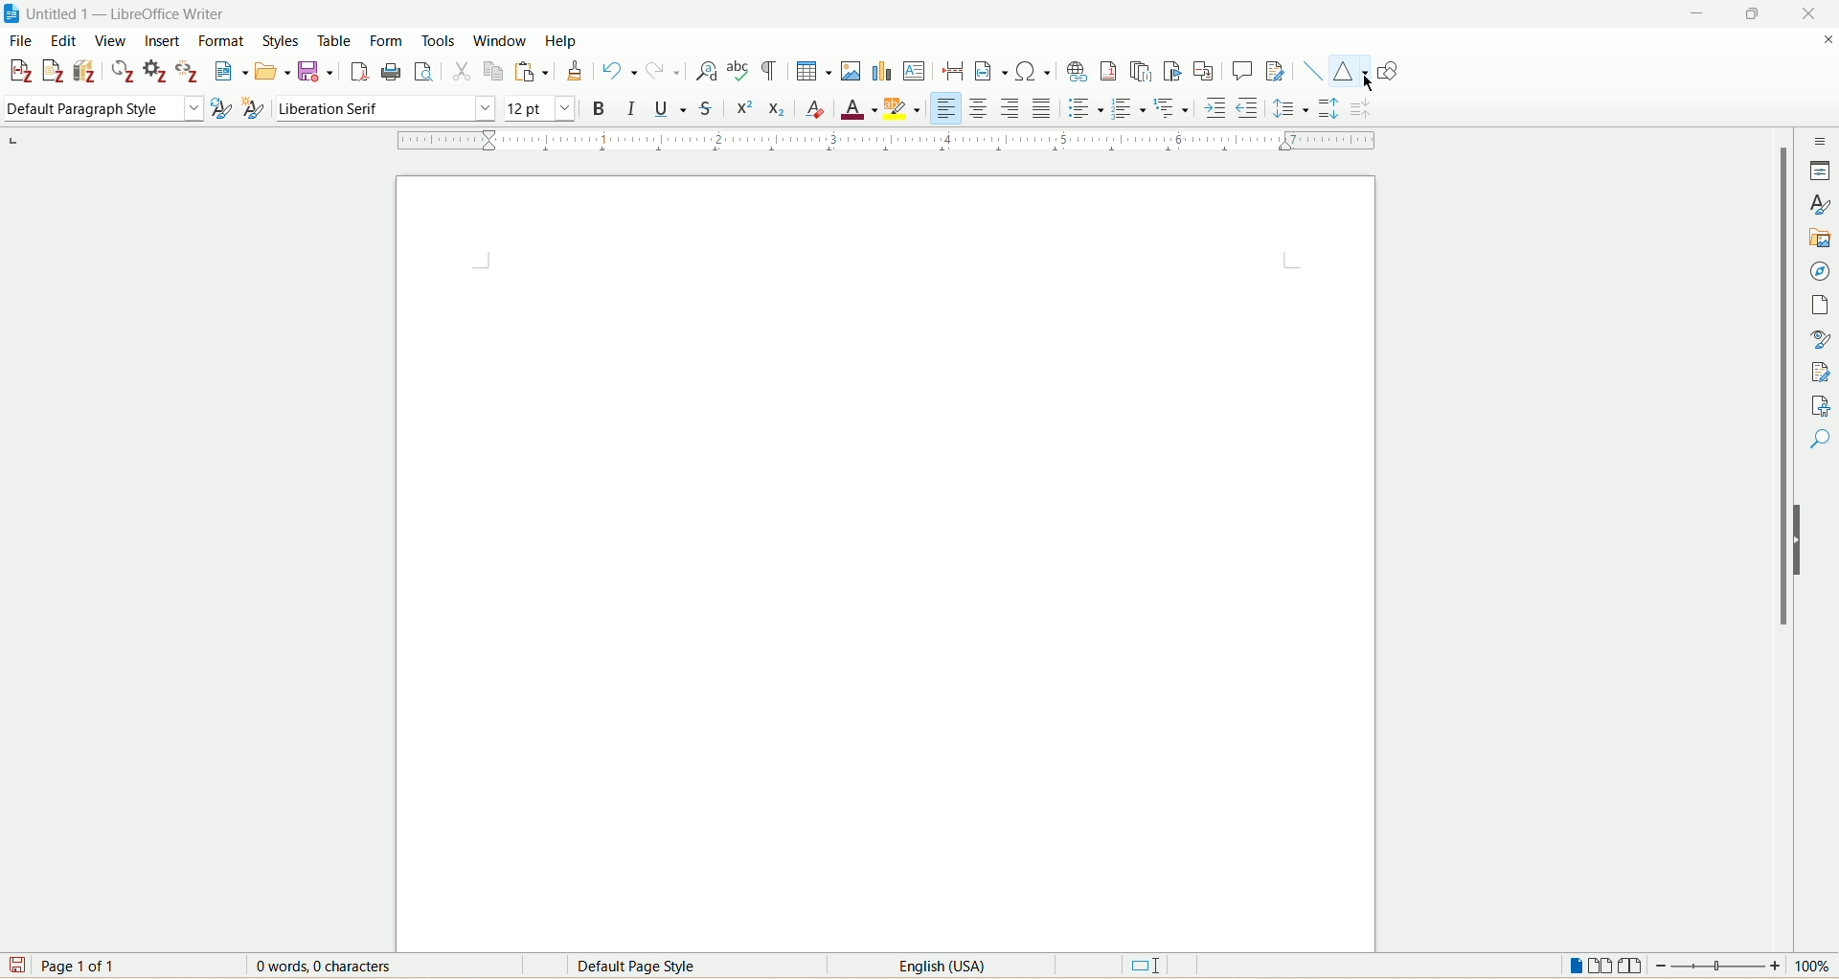 The image size is (1839, 979). What do you see at coordinates (12, 12) in the screenshot?
I see `application icon` at bounding box center [12, 12].